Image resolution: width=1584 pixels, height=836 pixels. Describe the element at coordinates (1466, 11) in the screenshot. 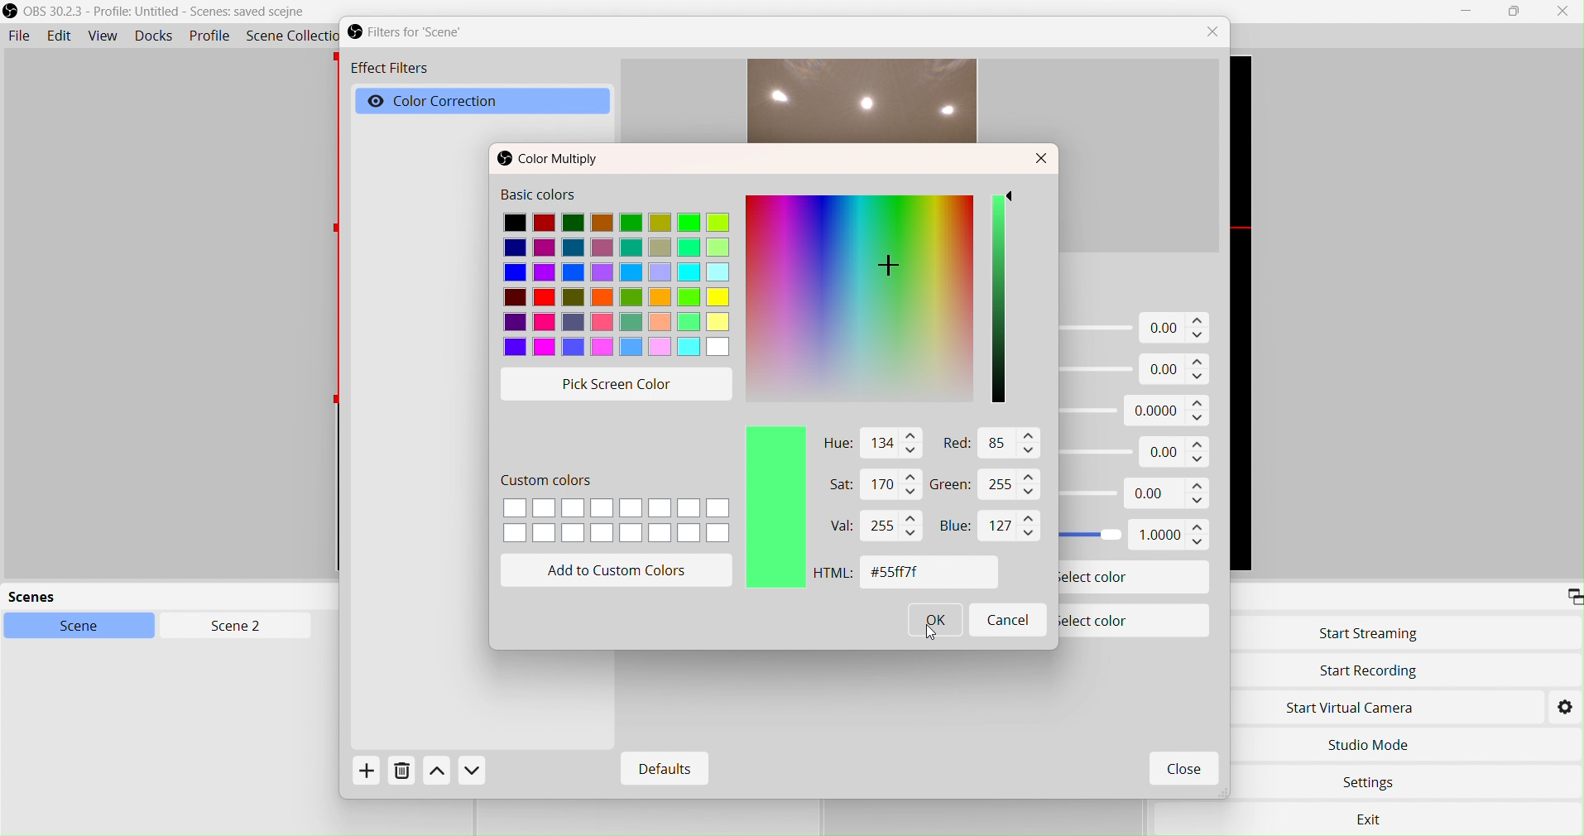

I see `Minimize` at that location.